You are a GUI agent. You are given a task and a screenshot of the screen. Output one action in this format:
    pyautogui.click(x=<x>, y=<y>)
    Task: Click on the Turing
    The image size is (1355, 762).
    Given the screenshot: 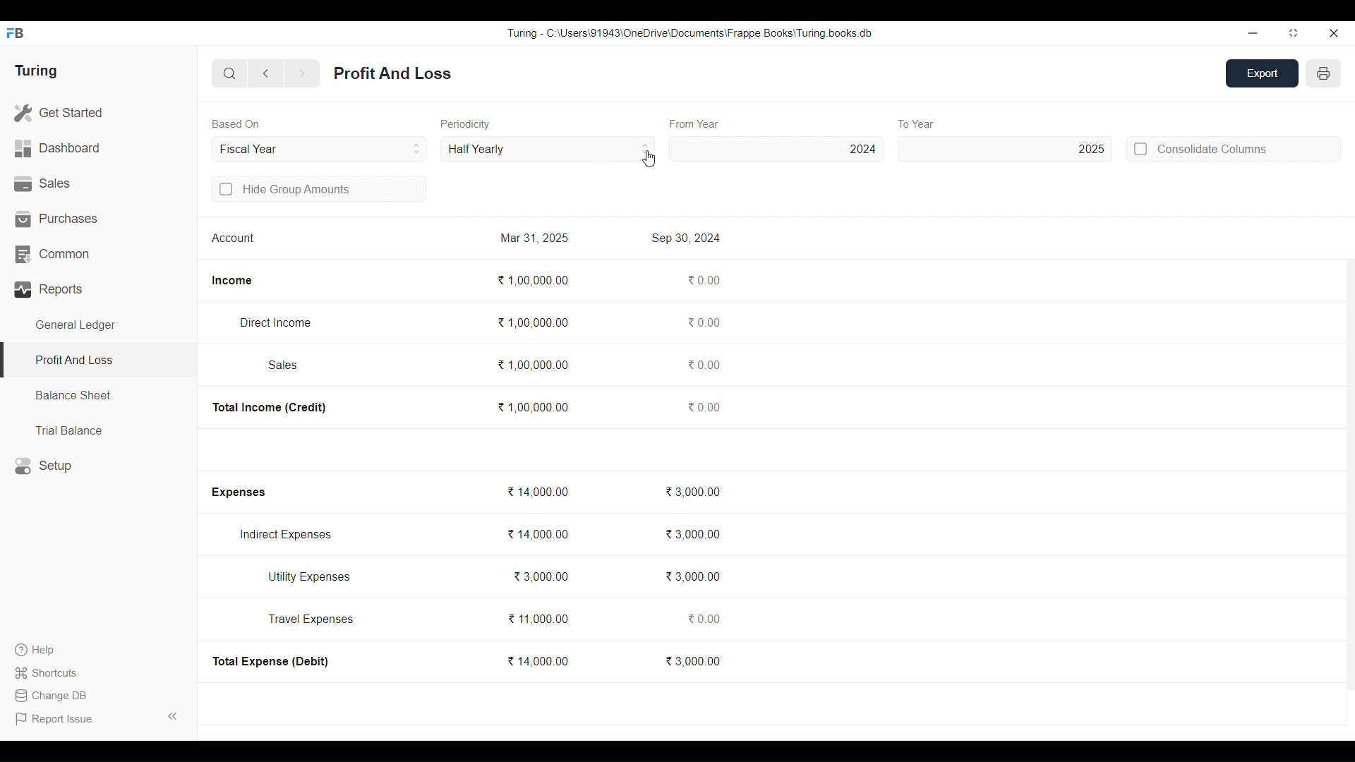 What is the action you would take?
    pyautogui.click(x=35, y=71)
    